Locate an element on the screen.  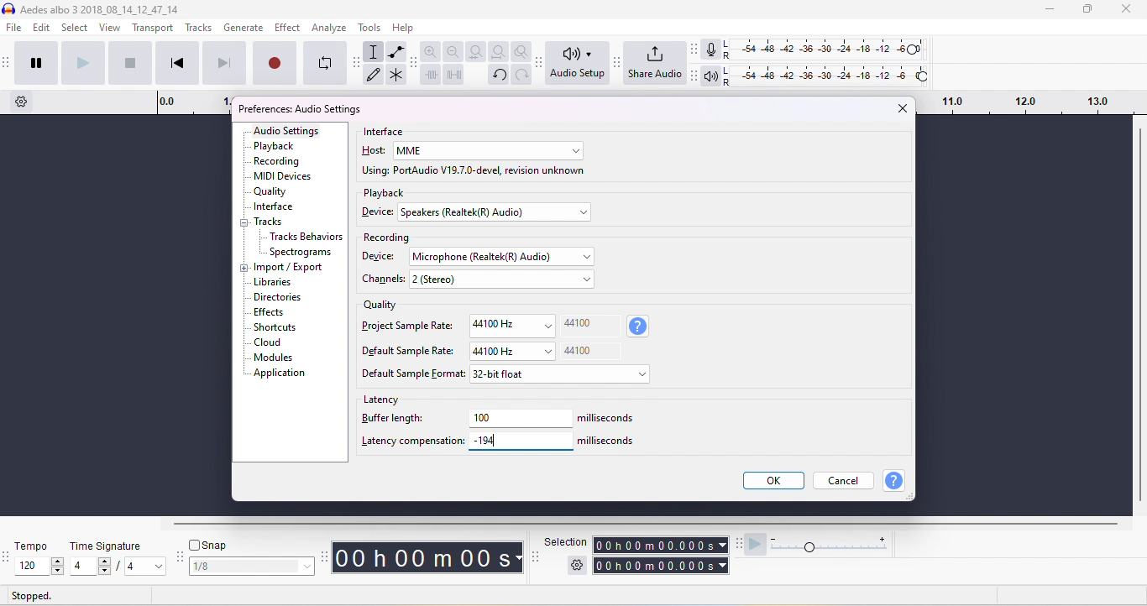
Audacity share audio toolbar is located at coordinates (618, 63).